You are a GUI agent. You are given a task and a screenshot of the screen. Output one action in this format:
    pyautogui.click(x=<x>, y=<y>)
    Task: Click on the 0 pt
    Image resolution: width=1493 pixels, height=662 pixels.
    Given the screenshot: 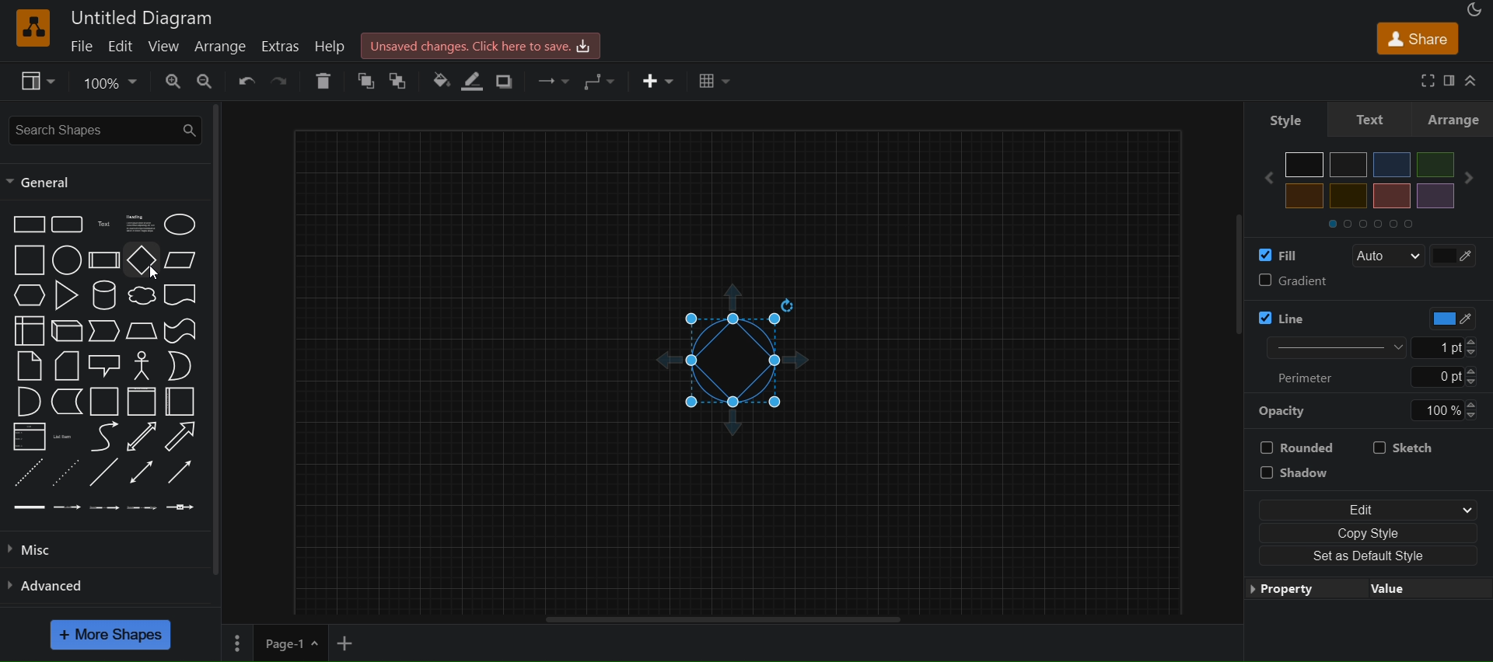 What is the action you would take?
    pyautogui.click(x=1446, y=378)
    